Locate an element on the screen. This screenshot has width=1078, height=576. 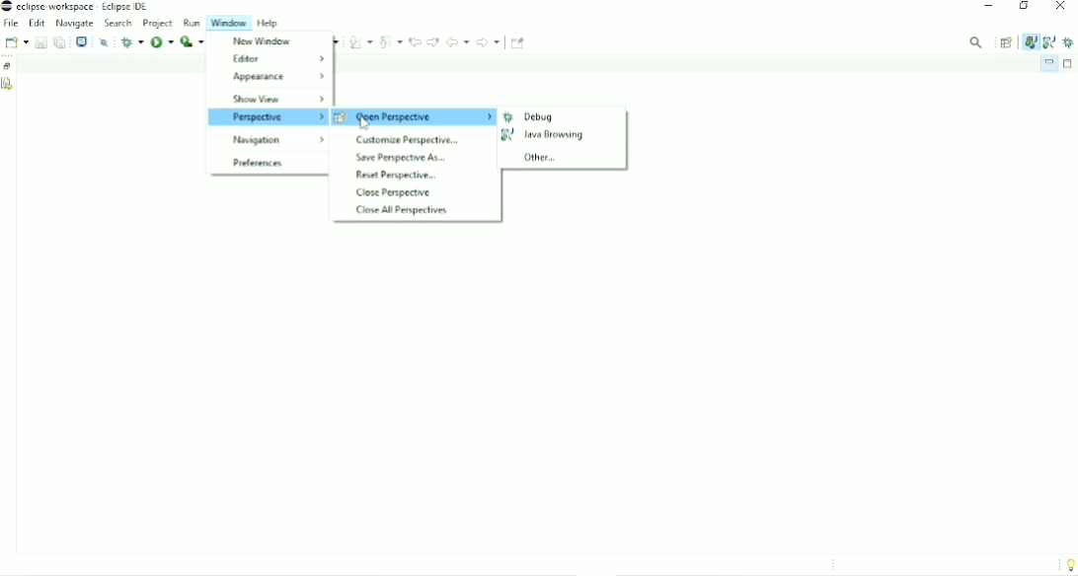
New window is located at coordinates (261, 41).